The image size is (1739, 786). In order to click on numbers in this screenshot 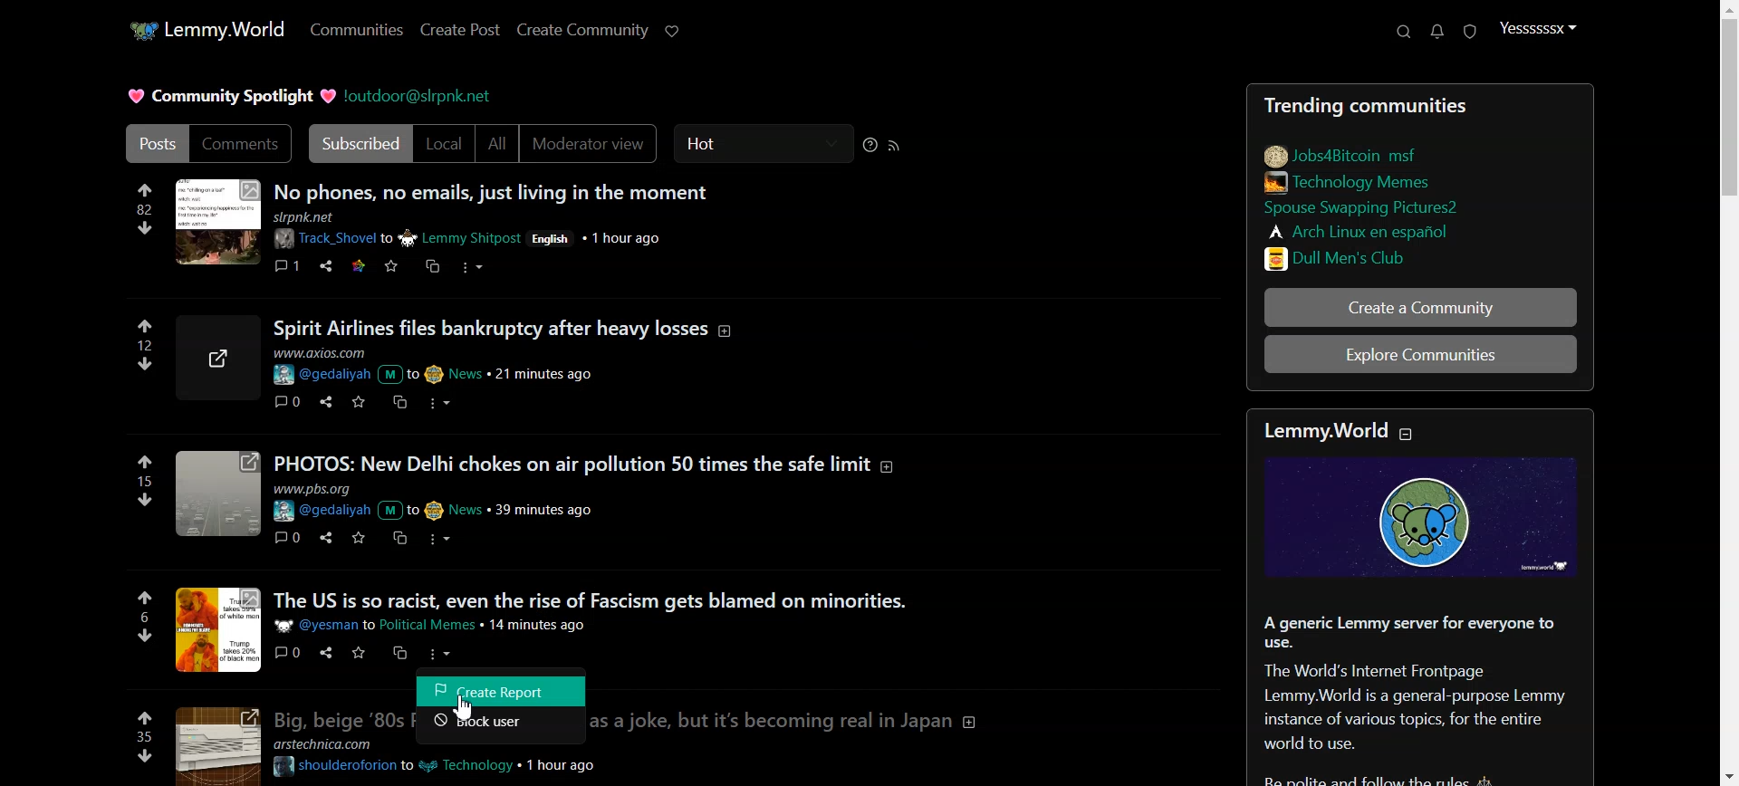, I will do `click(145, 481)`.